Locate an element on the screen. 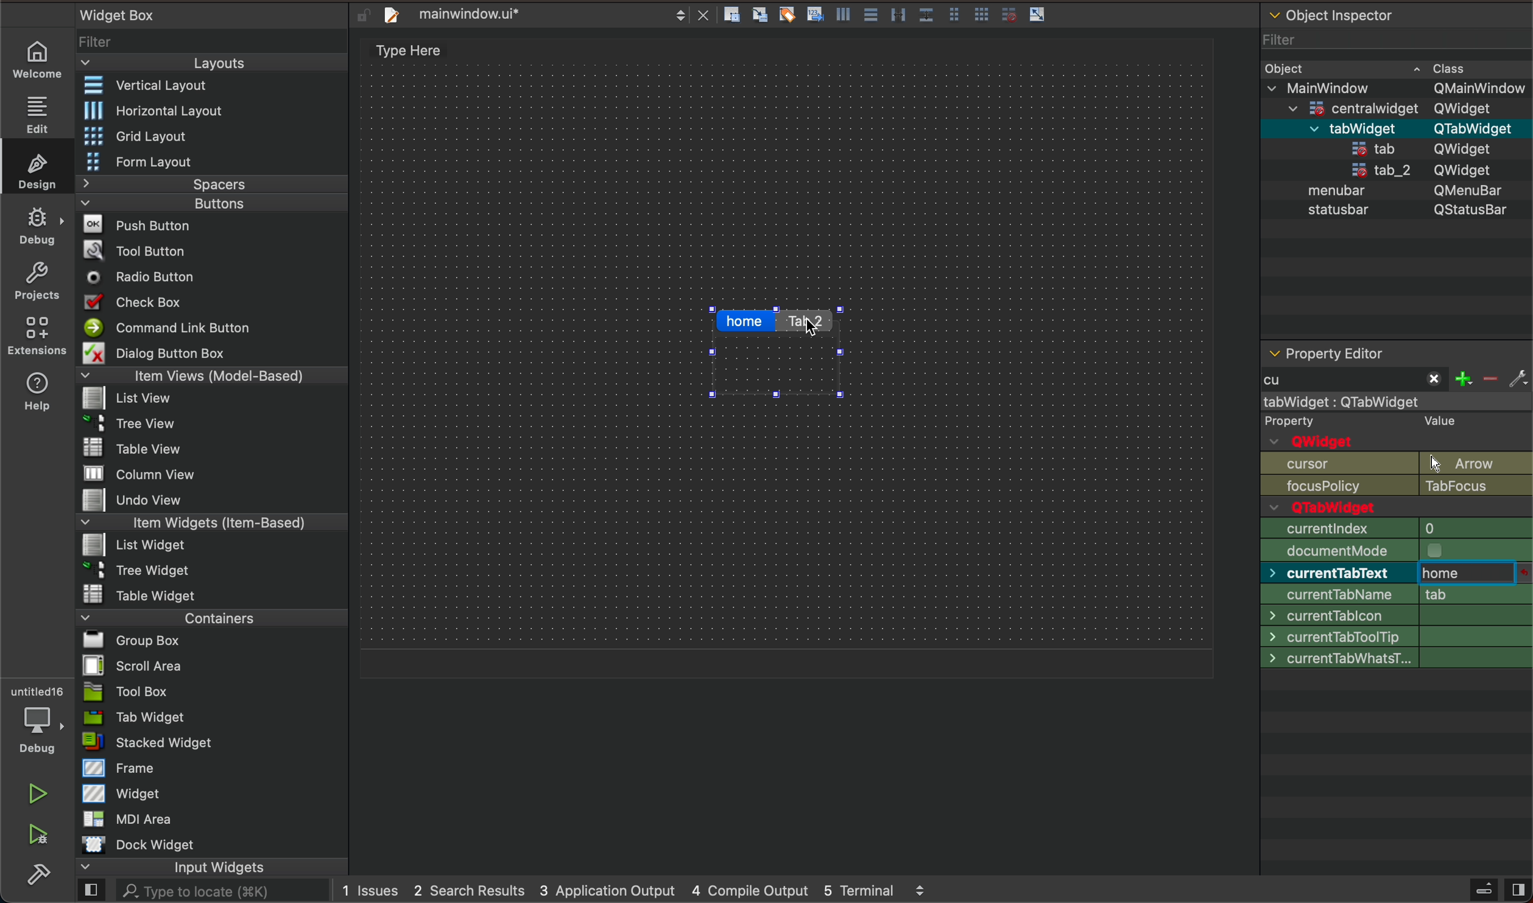 Image resolution: width=1533 pixels, height=903 pixels. ~ 3 Tree Widget is located at coordinates (128, 570).